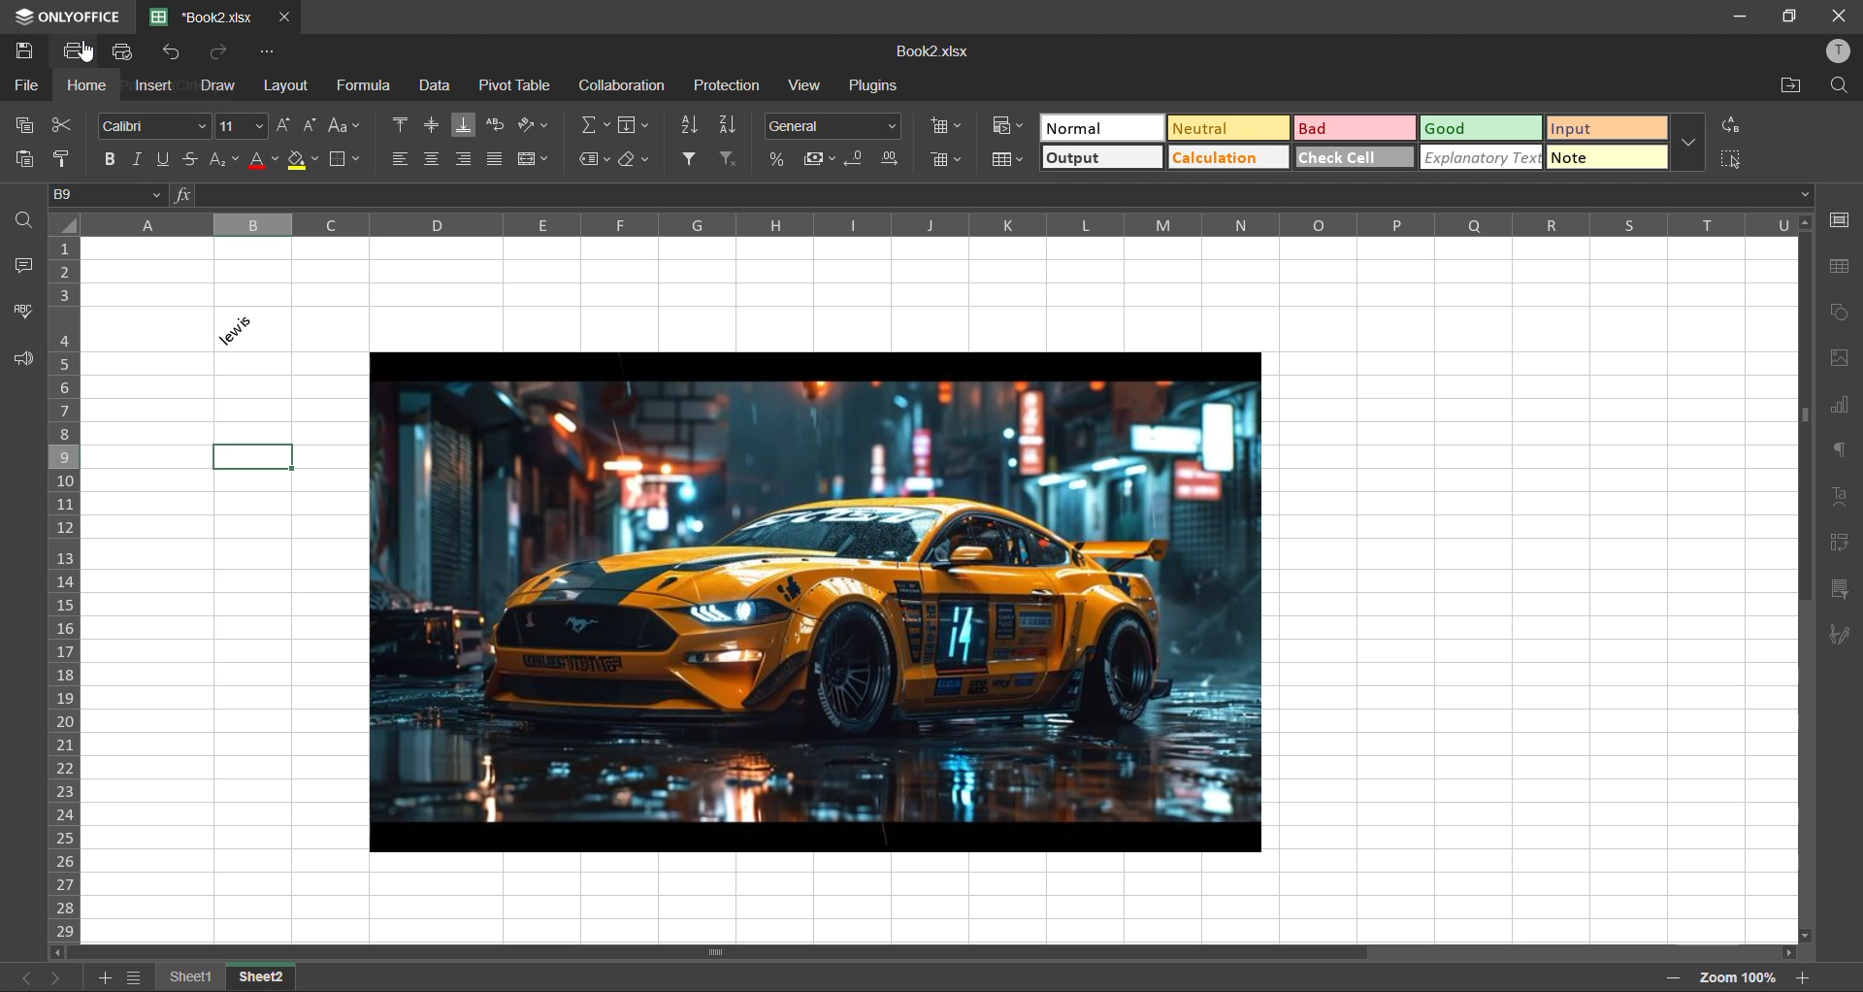  What do you see at coordinates (185, 195) in the screenshot?
I see `fx` at bounding box center [185, 195].